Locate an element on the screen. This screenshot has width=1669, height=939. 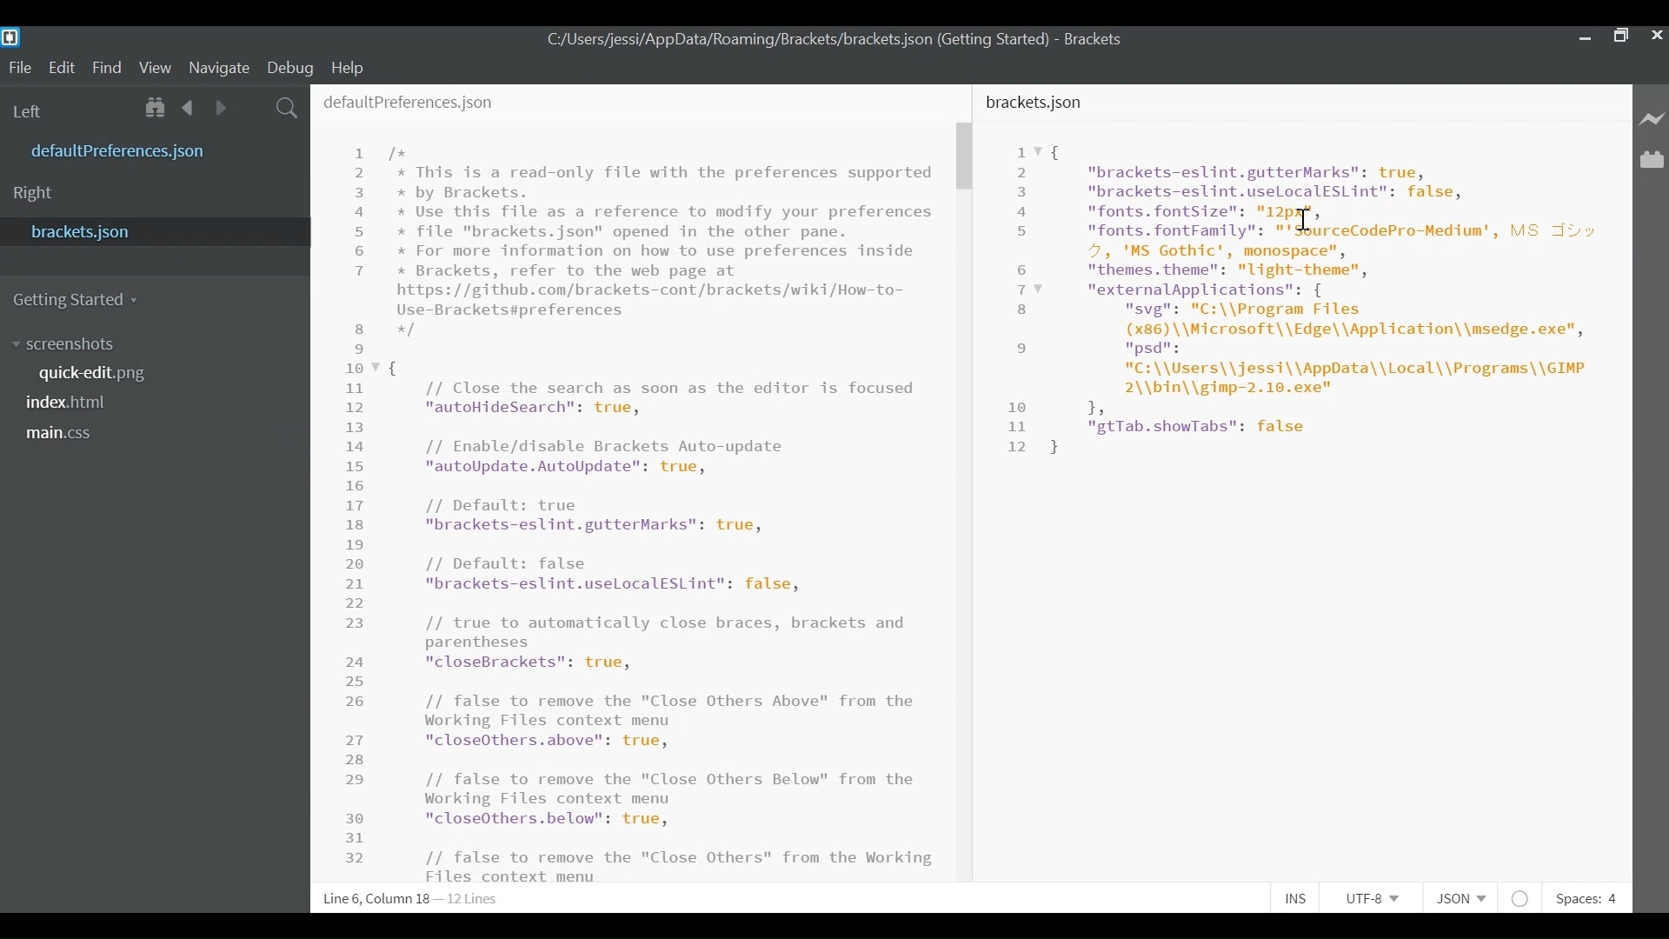
Edit is located at coordinates (65, 67).